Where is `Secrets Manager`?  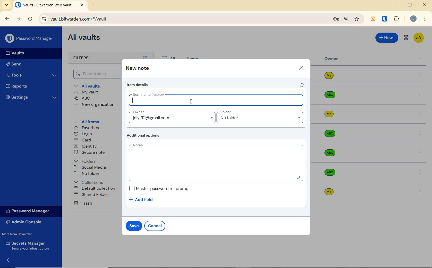
Secrets Manager is located at coordinates (29, 245).